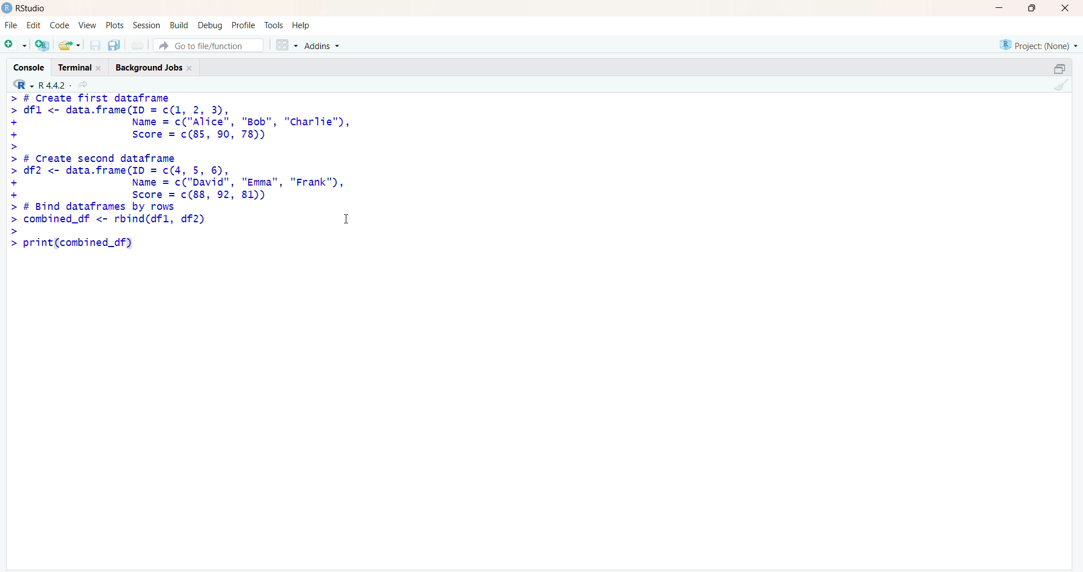 Image resolution: width=1083 pixels, height=572 pixels. Describe the element at coordinates (1060, 69) in the screenshot. I see `minimize` at that location.